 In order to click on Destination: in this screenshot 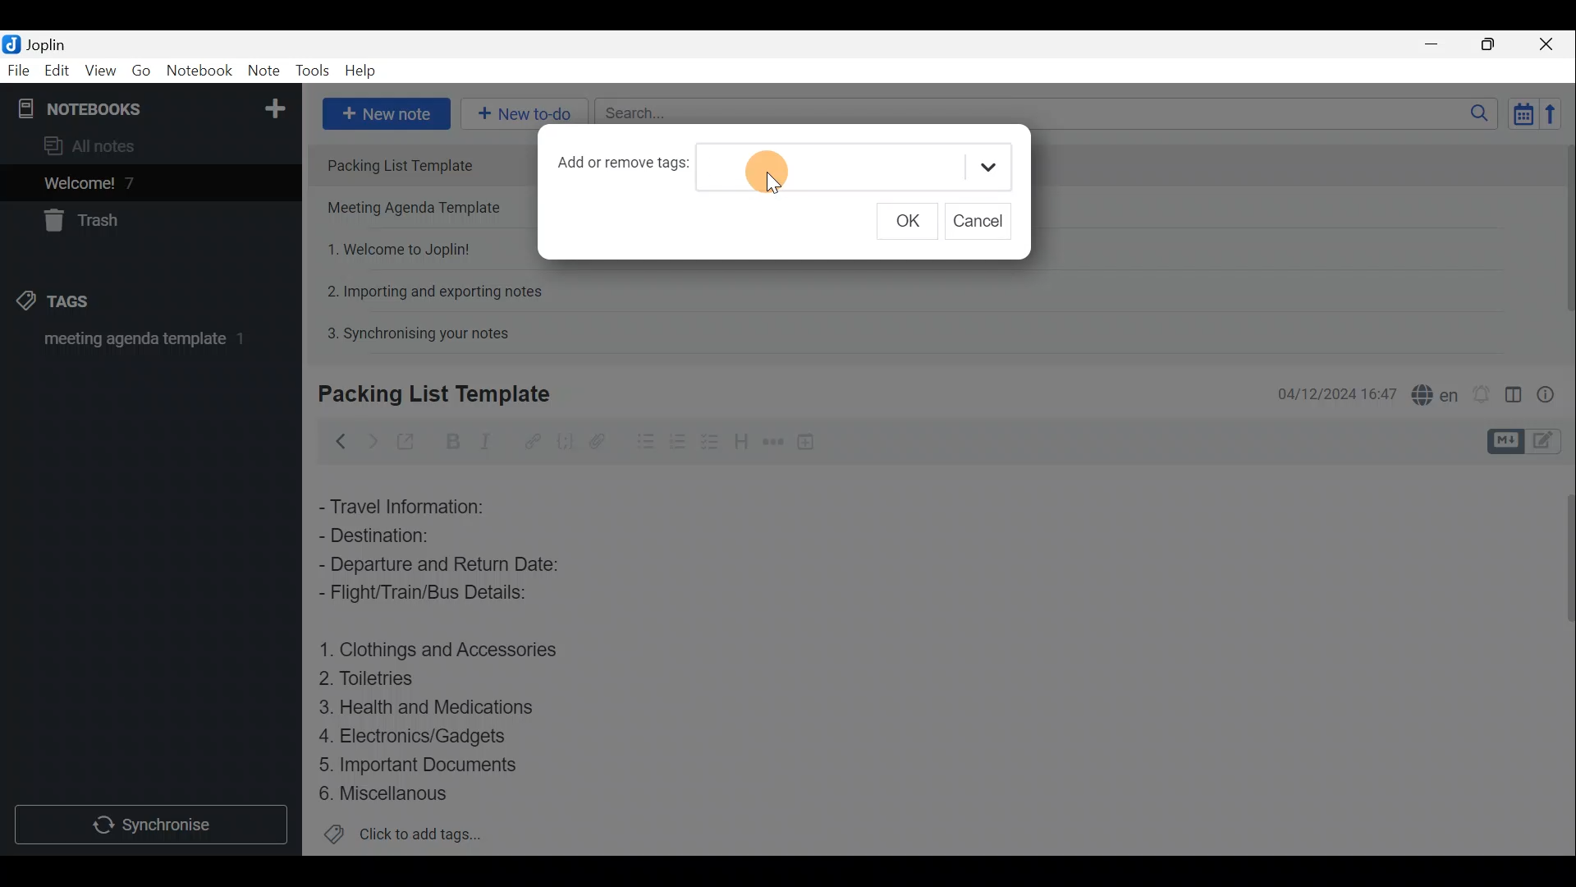, I will do `click(409, 535)`.